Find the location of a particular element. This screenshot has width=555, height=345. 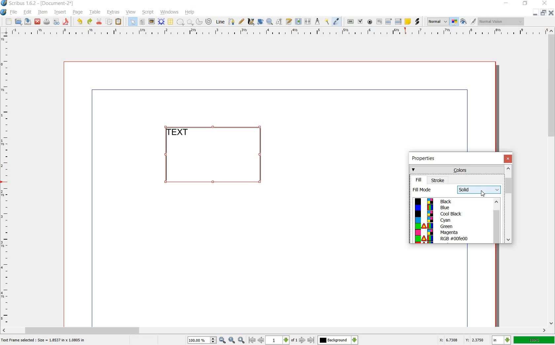

solid is located at coordinates (479, 190).